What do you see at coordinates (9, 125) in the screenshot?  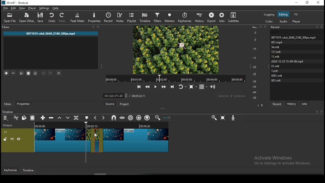 I see `Output` at bounding box center [9, 125].